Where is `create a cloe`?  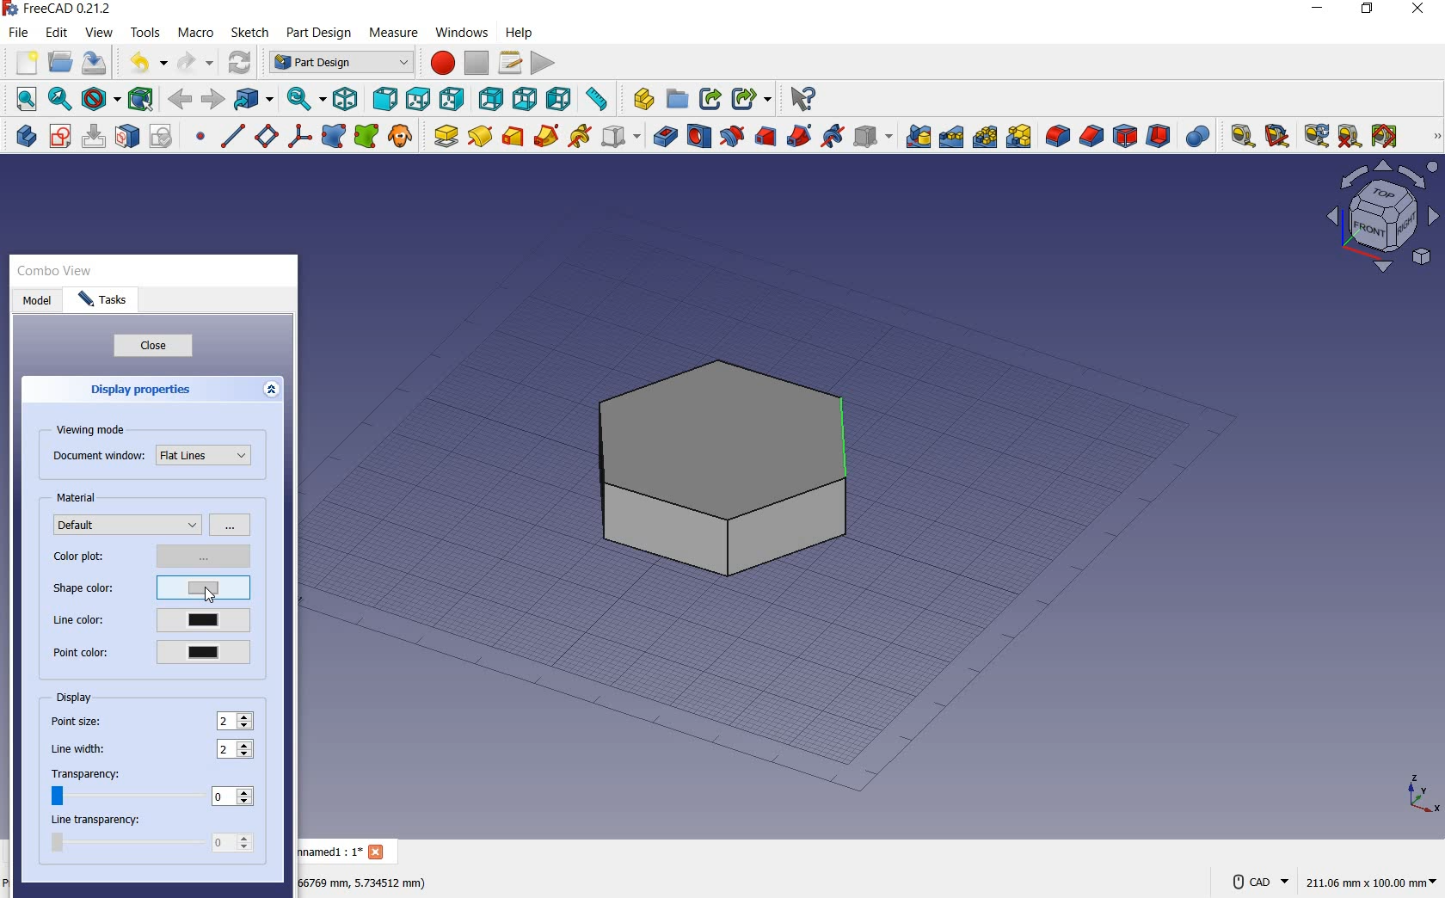
create a cloe is located at coordinates (401, 137).